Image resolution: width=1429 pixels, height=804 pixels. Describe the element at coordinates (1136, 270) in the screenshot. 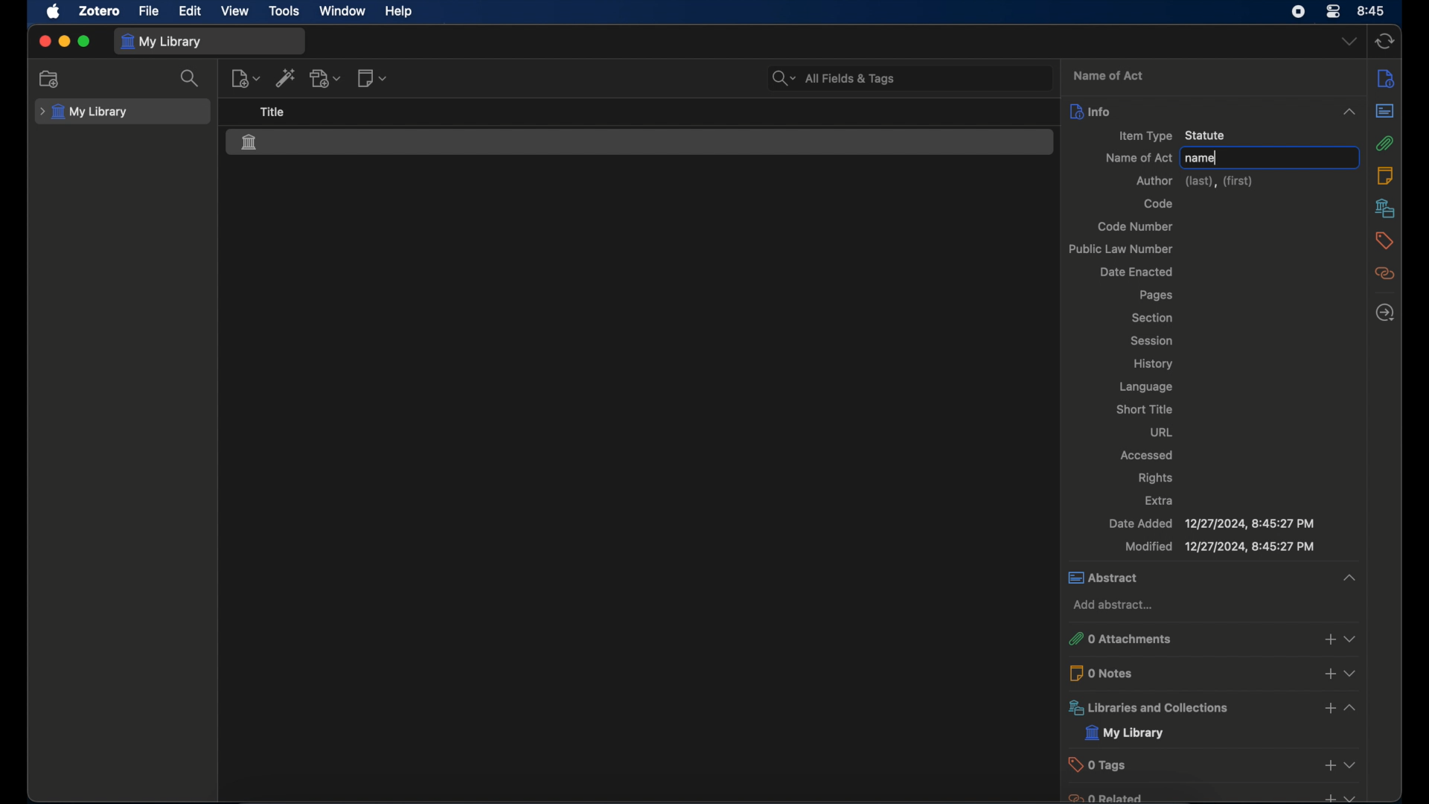

I see `date enacted` at that location.